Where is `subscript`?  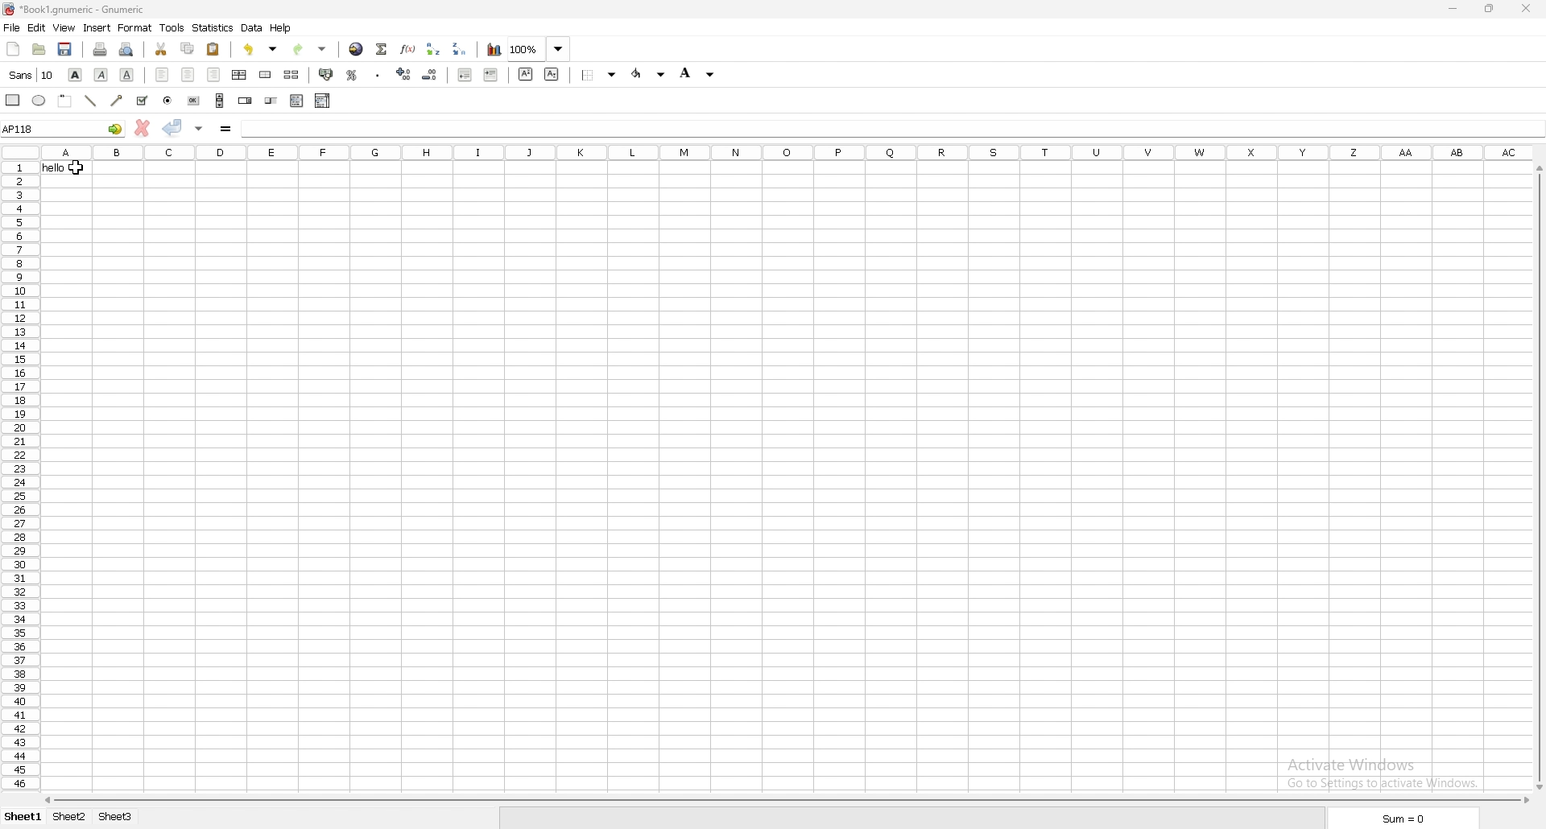 subscript is located at coordinates (551, 74).